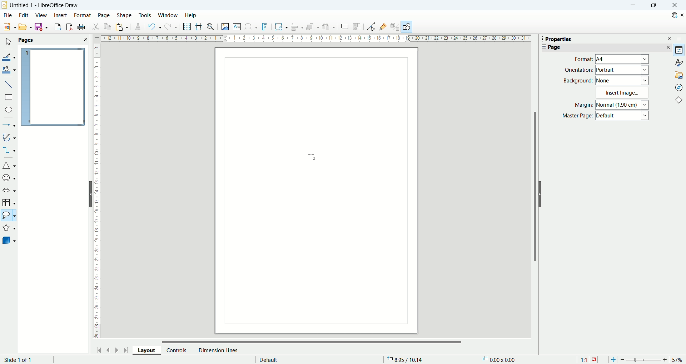 The height and width of the screenshot is (364, 686). What do you see at coordinates (623, 116) in the screenshot?
I see `Default` at bounding box center [623, 116].